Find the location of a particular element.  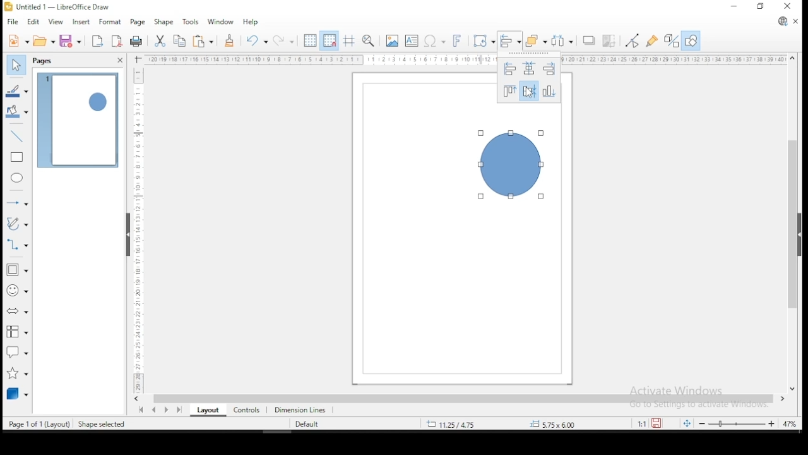

paste is located at coordinates (205, 41).